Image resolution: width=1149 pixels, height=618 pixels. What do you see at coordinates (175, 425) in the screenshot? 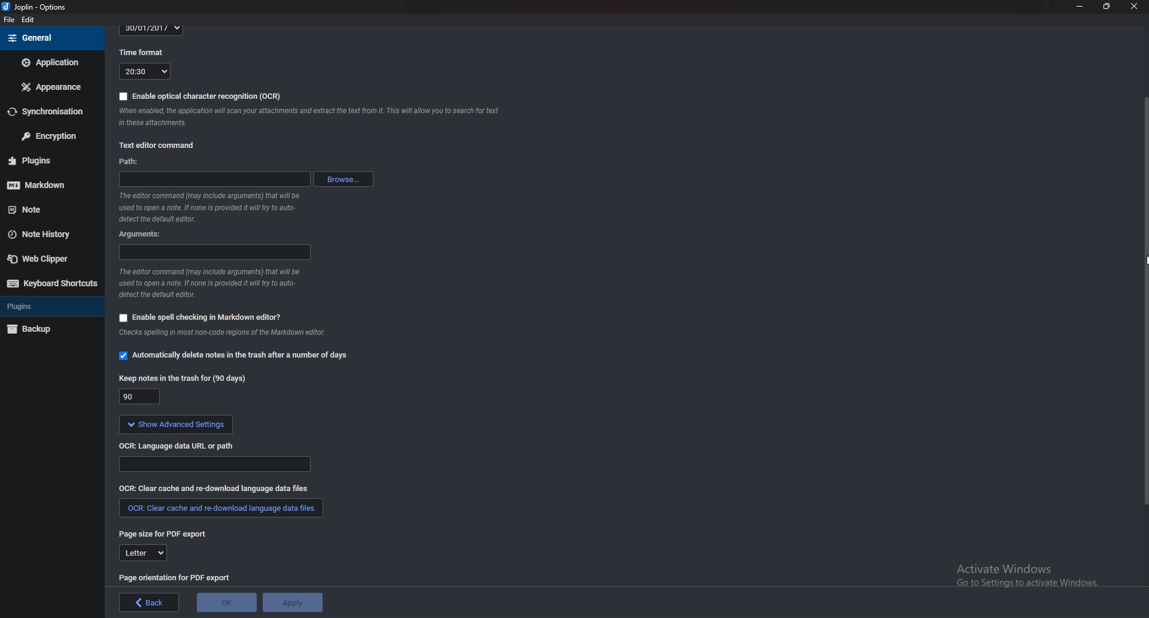
I see `show Advanced settings` at bounding box center [175, 425].